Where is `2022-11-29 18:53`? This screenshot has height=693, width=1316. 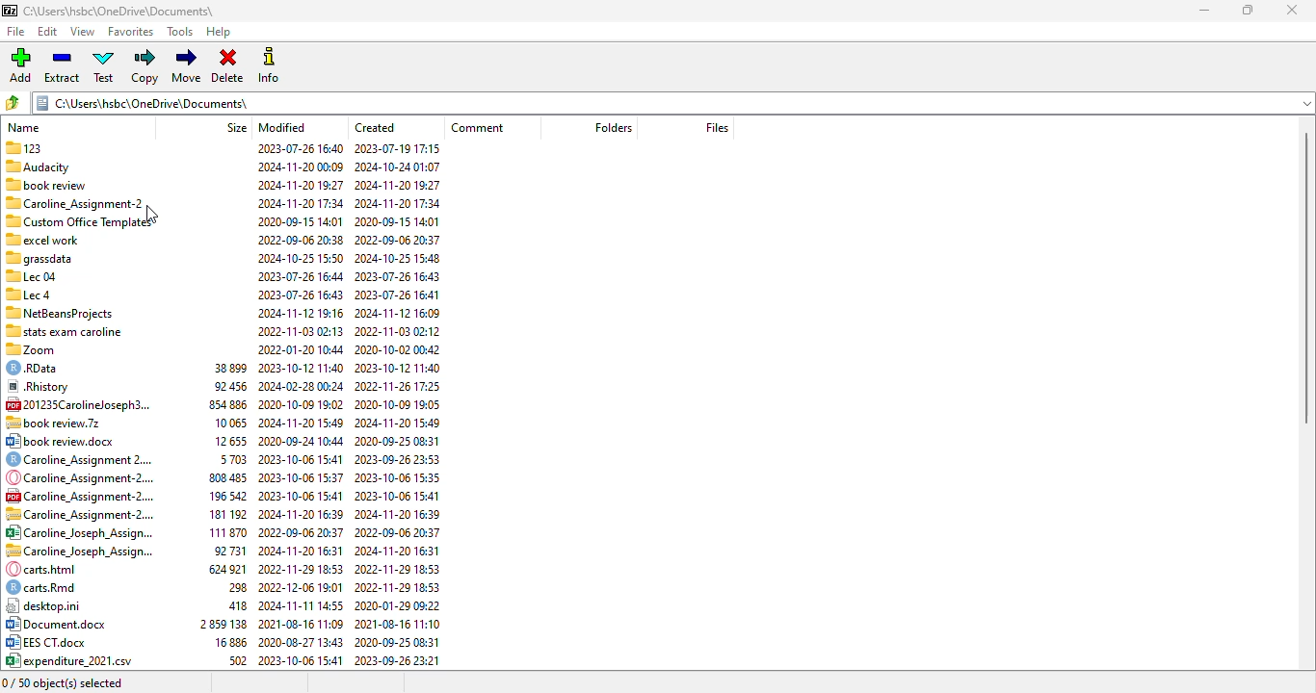 2022-11-29 18:53 is located at coordinates (398, 569).